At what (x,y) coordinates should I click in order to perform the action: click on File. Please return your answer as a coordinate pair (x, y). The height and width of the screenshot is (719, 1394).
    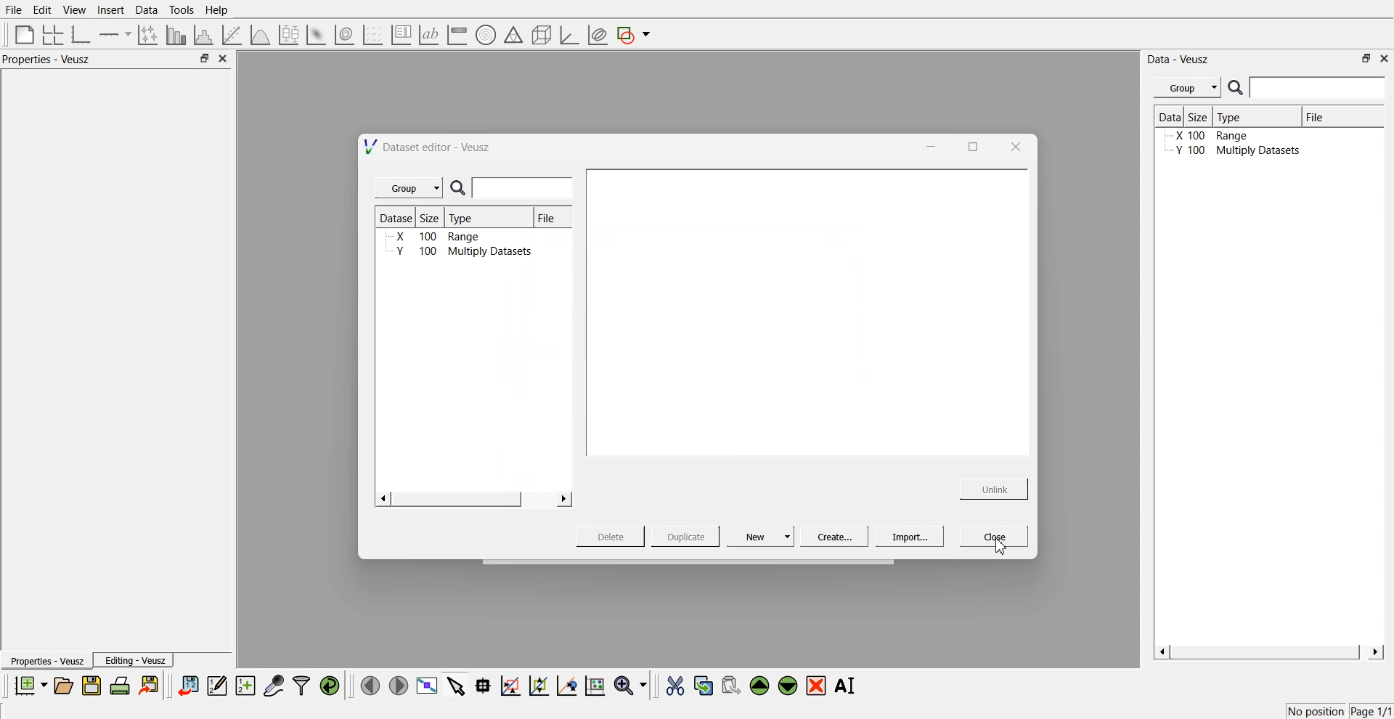
    Looking at the image, I should click on (552, 217).